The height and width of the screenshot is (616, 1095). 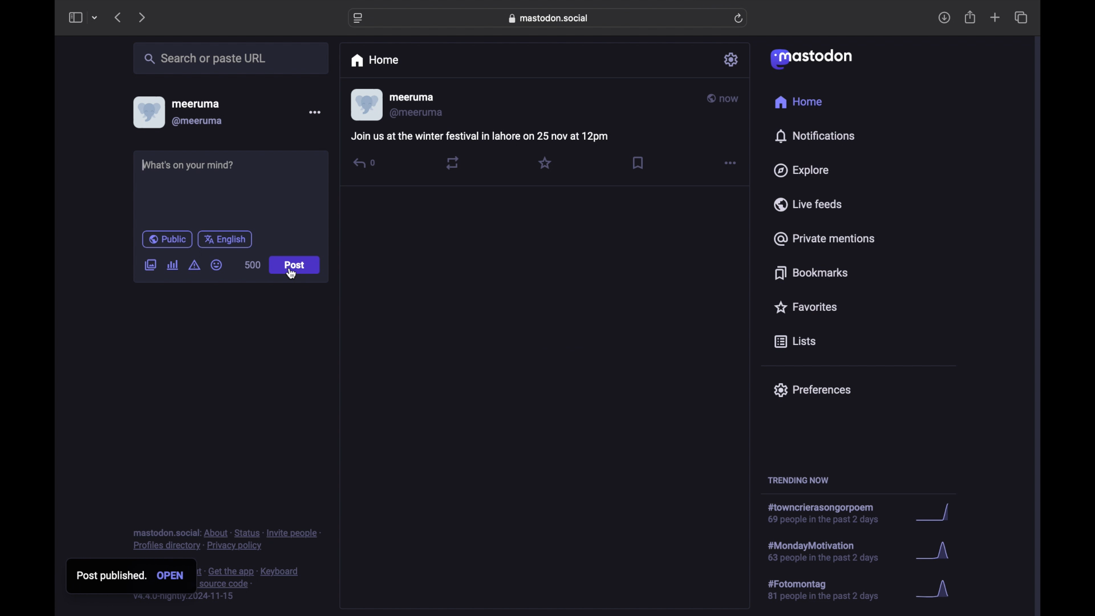 What do you see at coordinates (95, 18) in the screenshot?
I see `tab group picker` at bounding box center [95, 18].